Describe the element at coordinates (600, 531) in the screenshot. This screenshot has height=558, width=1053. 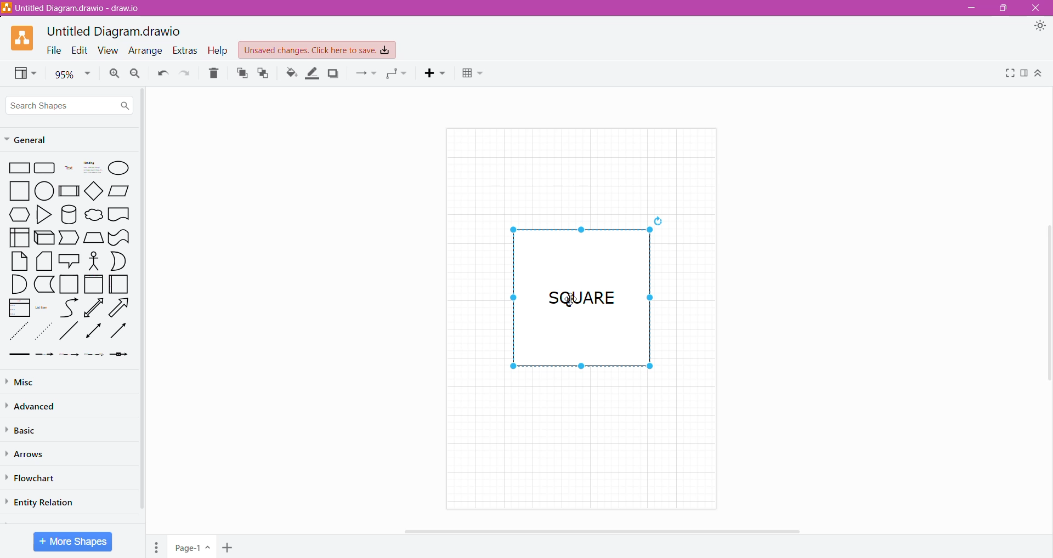
I see `Horizontal Scroll Bar` at that location.